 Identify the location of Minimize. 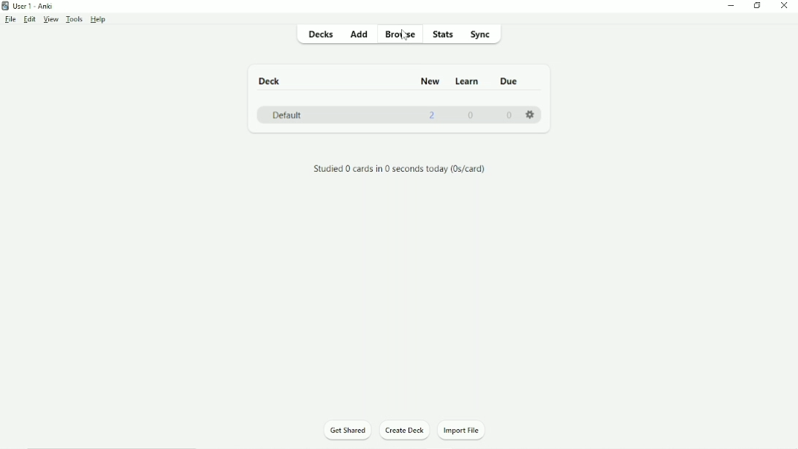
(731, 6).